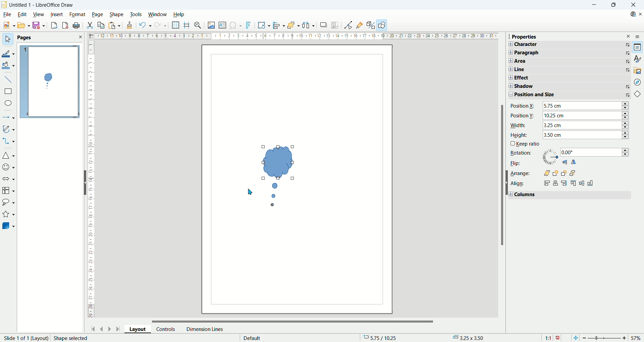 The height and width of the screenshot is (342, 644). I want to click on Shadow, so click(544, 87).